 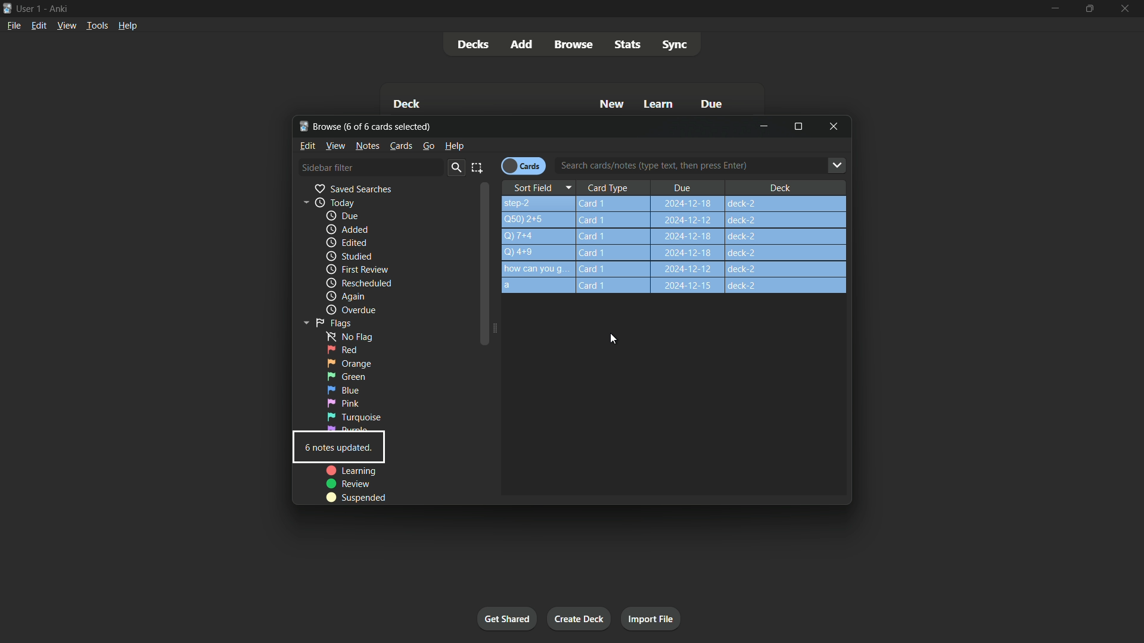 What do you see at coordinates (61, 9) in the screenshot?
I see `App name` at bounding box center [61, 9].